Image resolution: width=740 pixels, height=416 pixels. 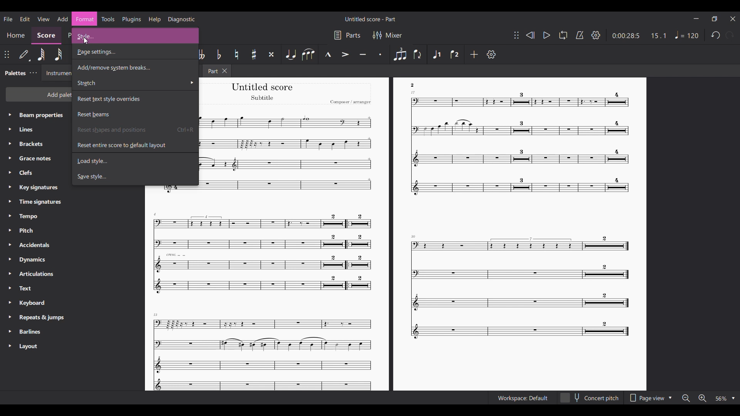 I want to click on 32nd note, so click(x=59, y=55).